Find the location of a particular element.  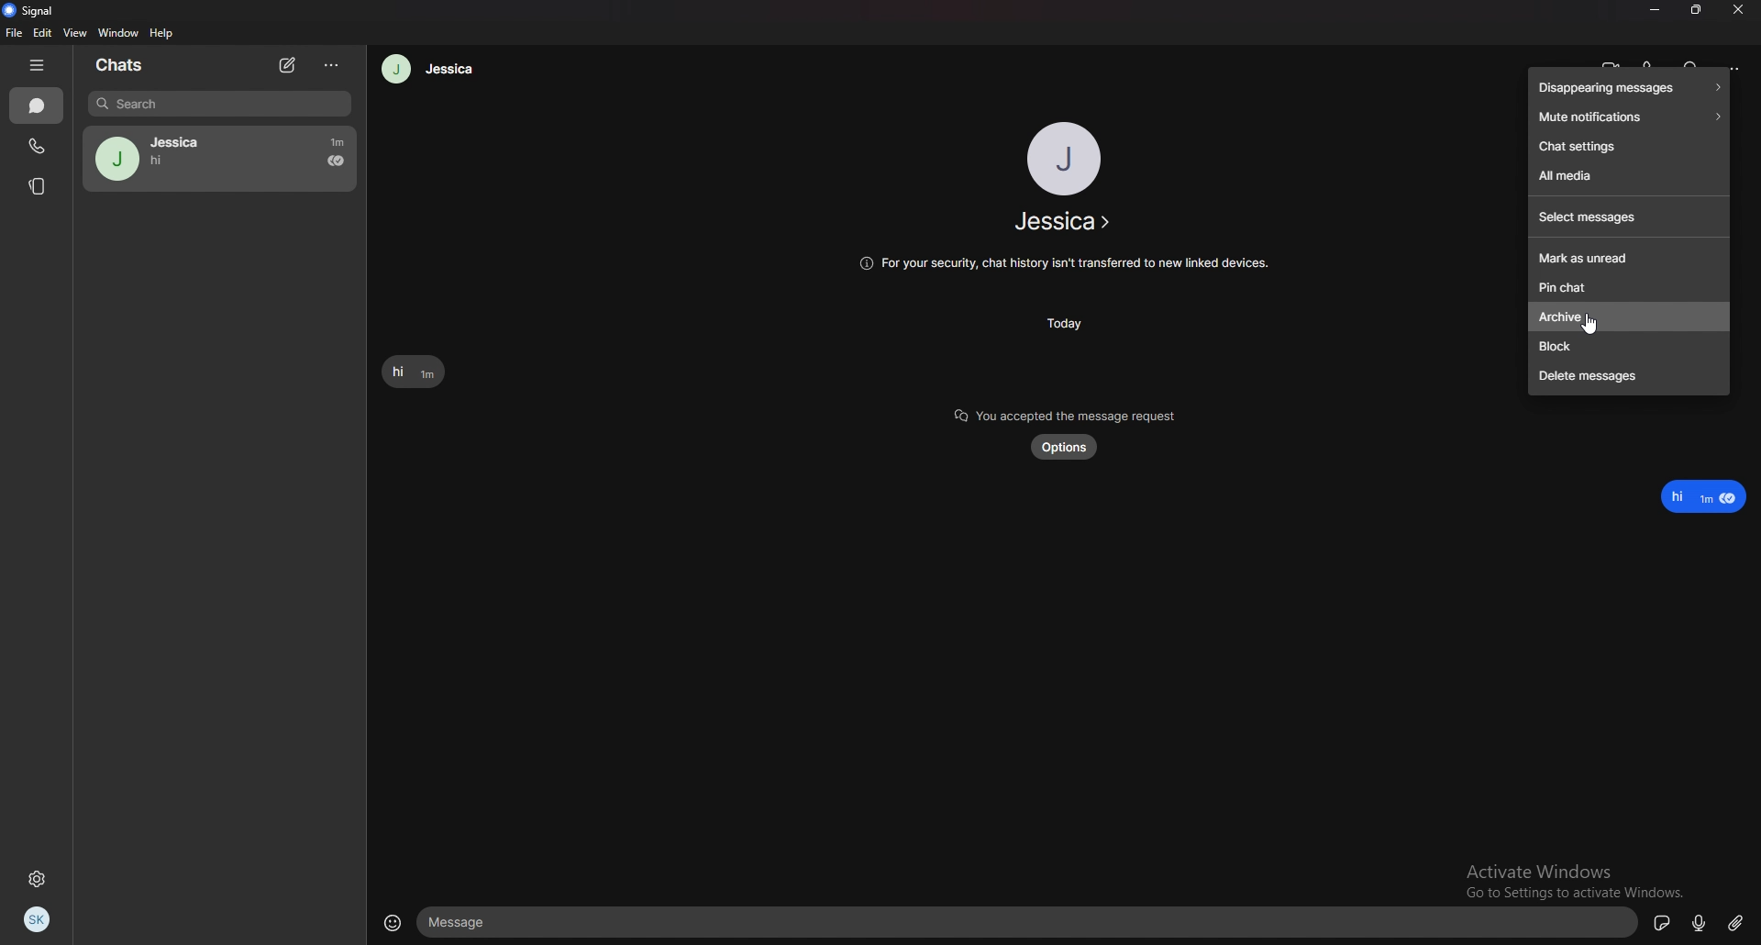

mute notifications is located at coordinates (1627, 117).